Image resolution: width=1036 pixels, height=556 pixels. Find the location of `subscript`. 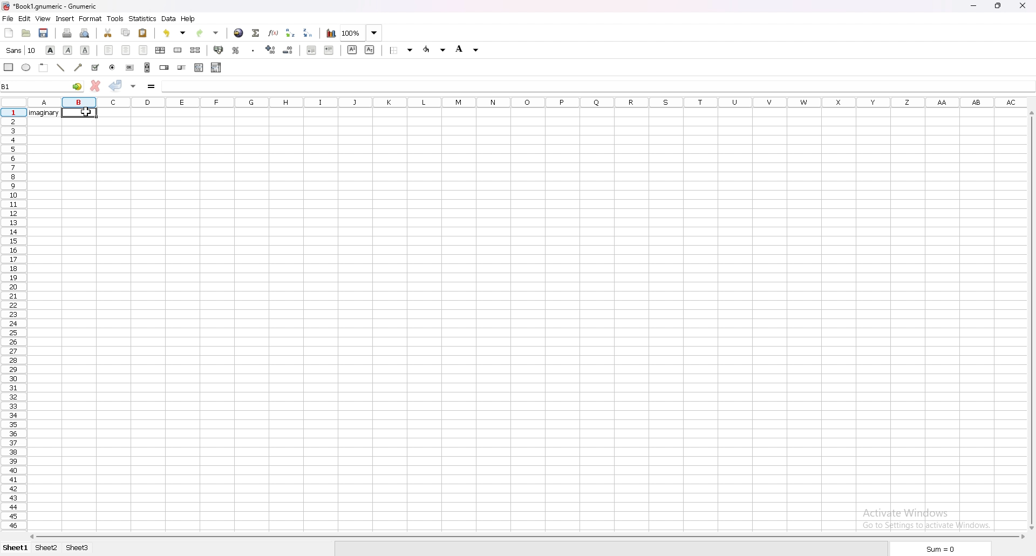

subscript is located at coordinates (370, 50).